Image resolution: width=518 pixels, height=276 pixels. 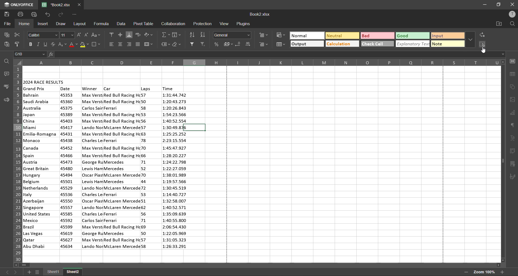 What do you see at coordinates (307, 44) in the screenshot?
I see `output` at bounding box center [307, 44].